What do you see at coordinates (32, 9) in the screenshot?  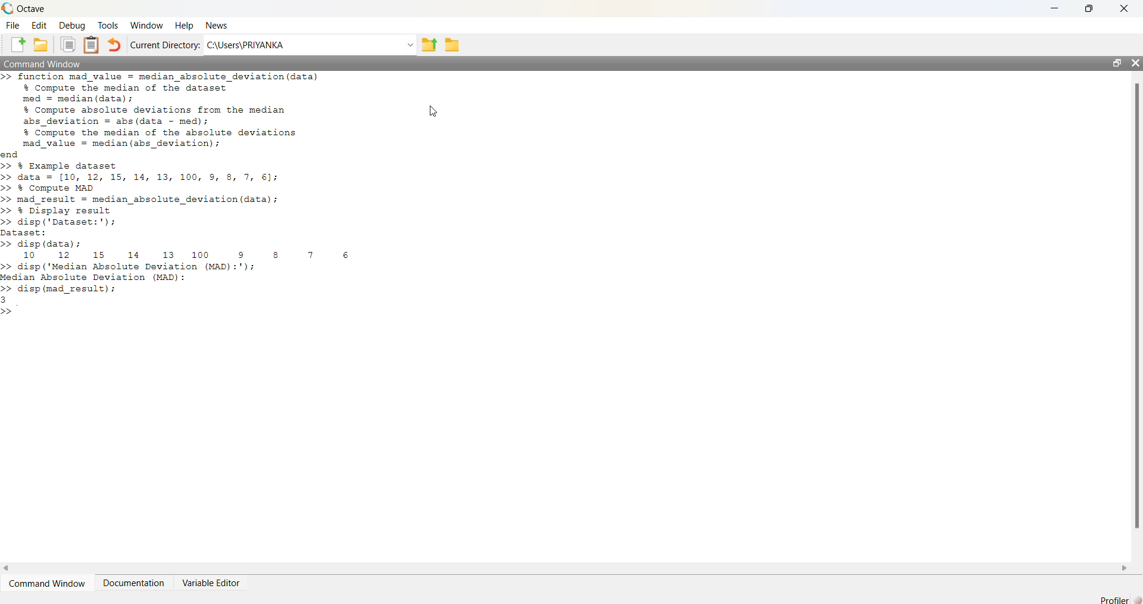 I see `Octave` at bounding box center [32, 9].